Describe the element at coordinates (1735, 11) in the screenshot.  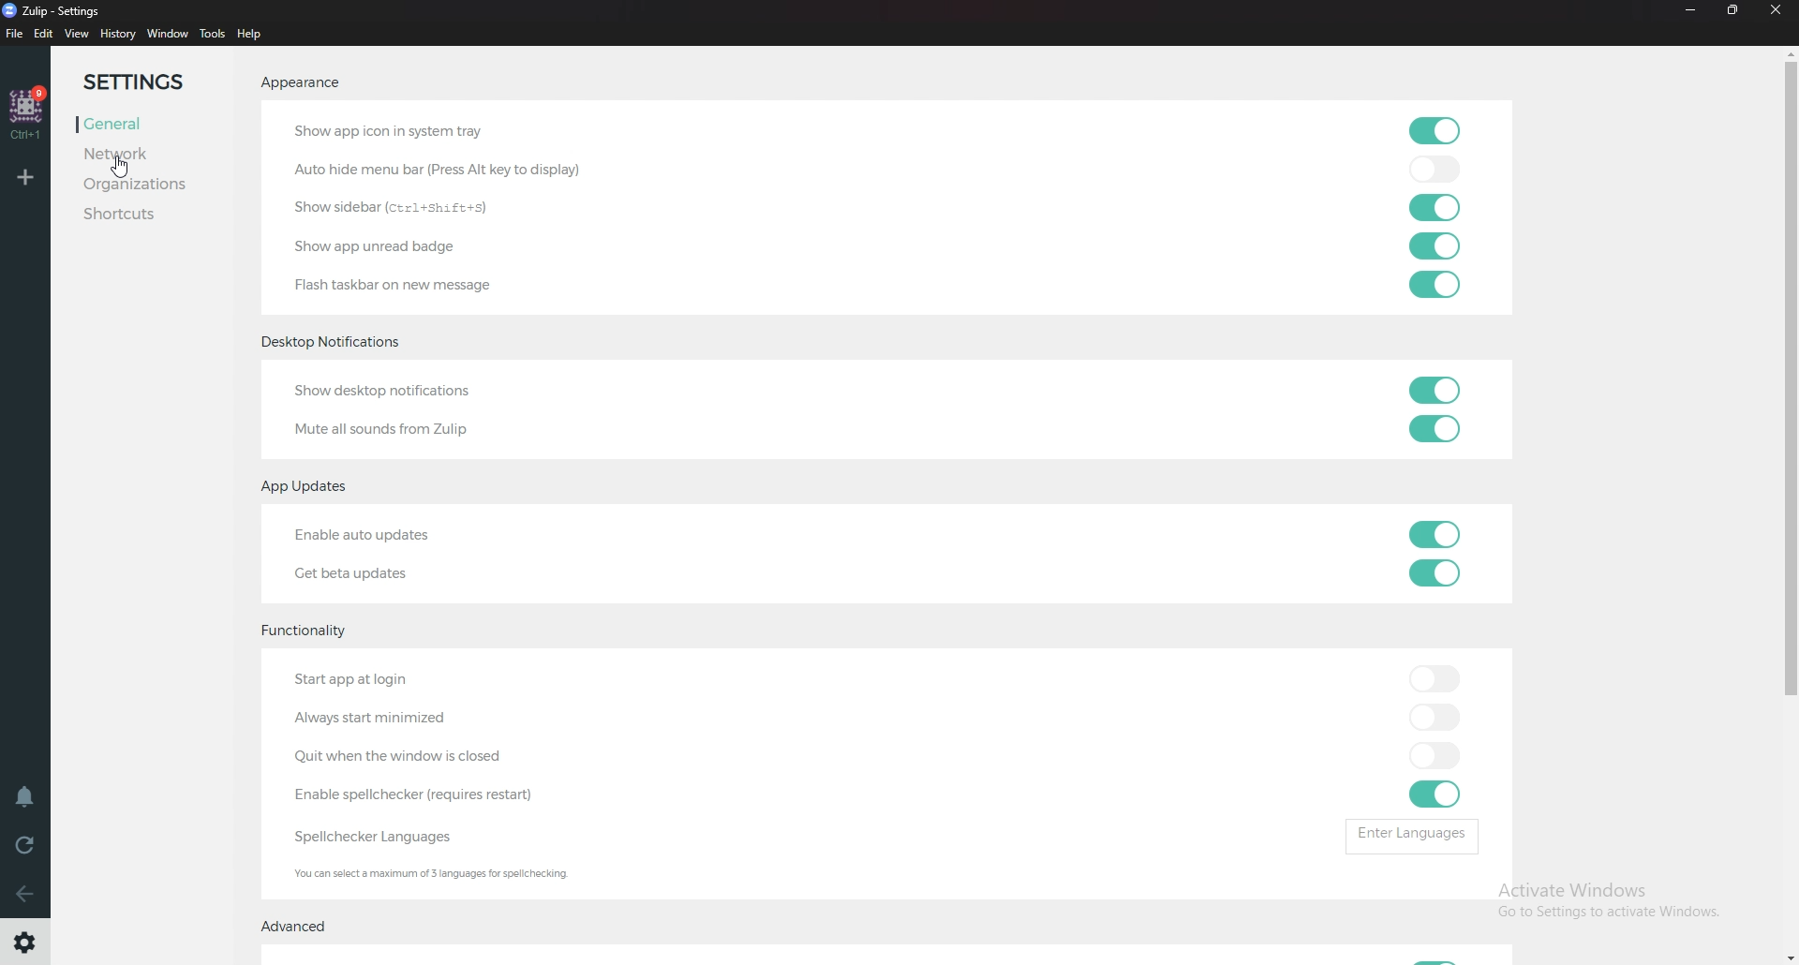
I see `resize` at that location.